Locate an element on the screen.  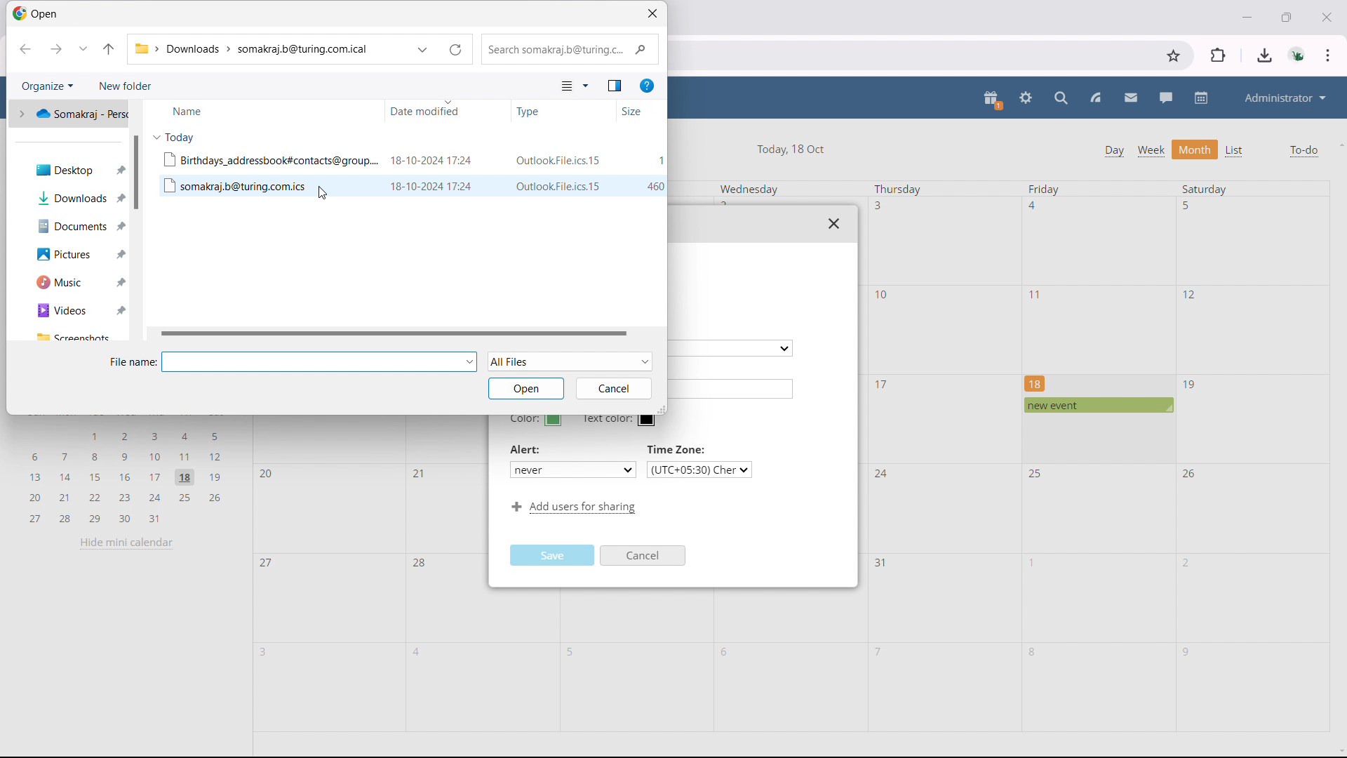
day is located at coordinates (1113, 151).